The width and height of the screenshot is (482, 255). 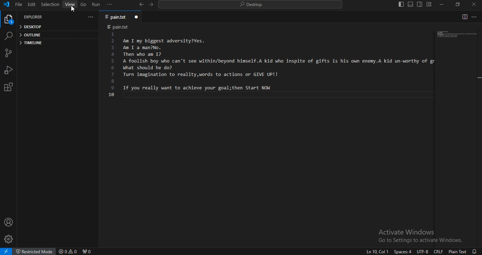 I want to click on search, so click(x=252, y=5).